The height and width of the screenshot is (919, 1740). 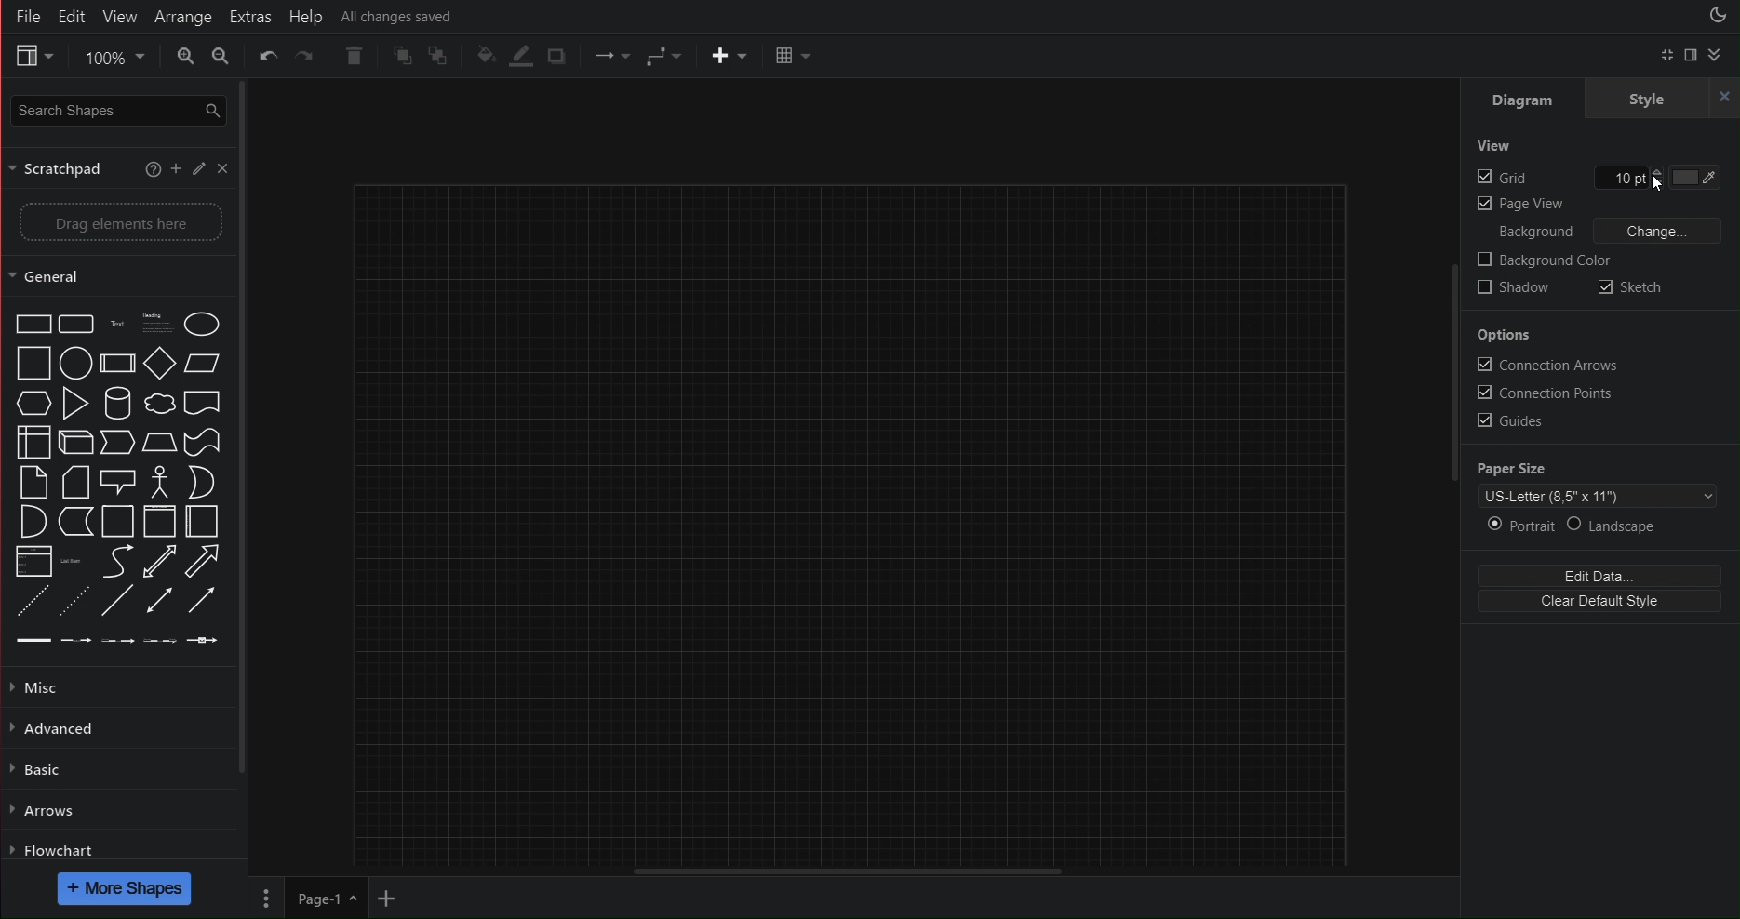 What do you see at coordinates (207, 318) in the screenshot?
I see `circle` at bounding box center [207, 318].